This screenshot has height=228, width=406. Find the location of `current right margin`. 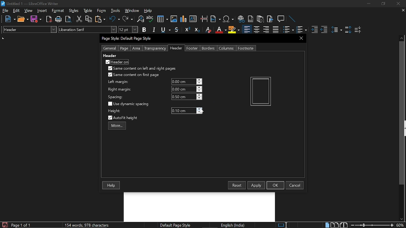

current right margin is located at coordinates (183, 89).